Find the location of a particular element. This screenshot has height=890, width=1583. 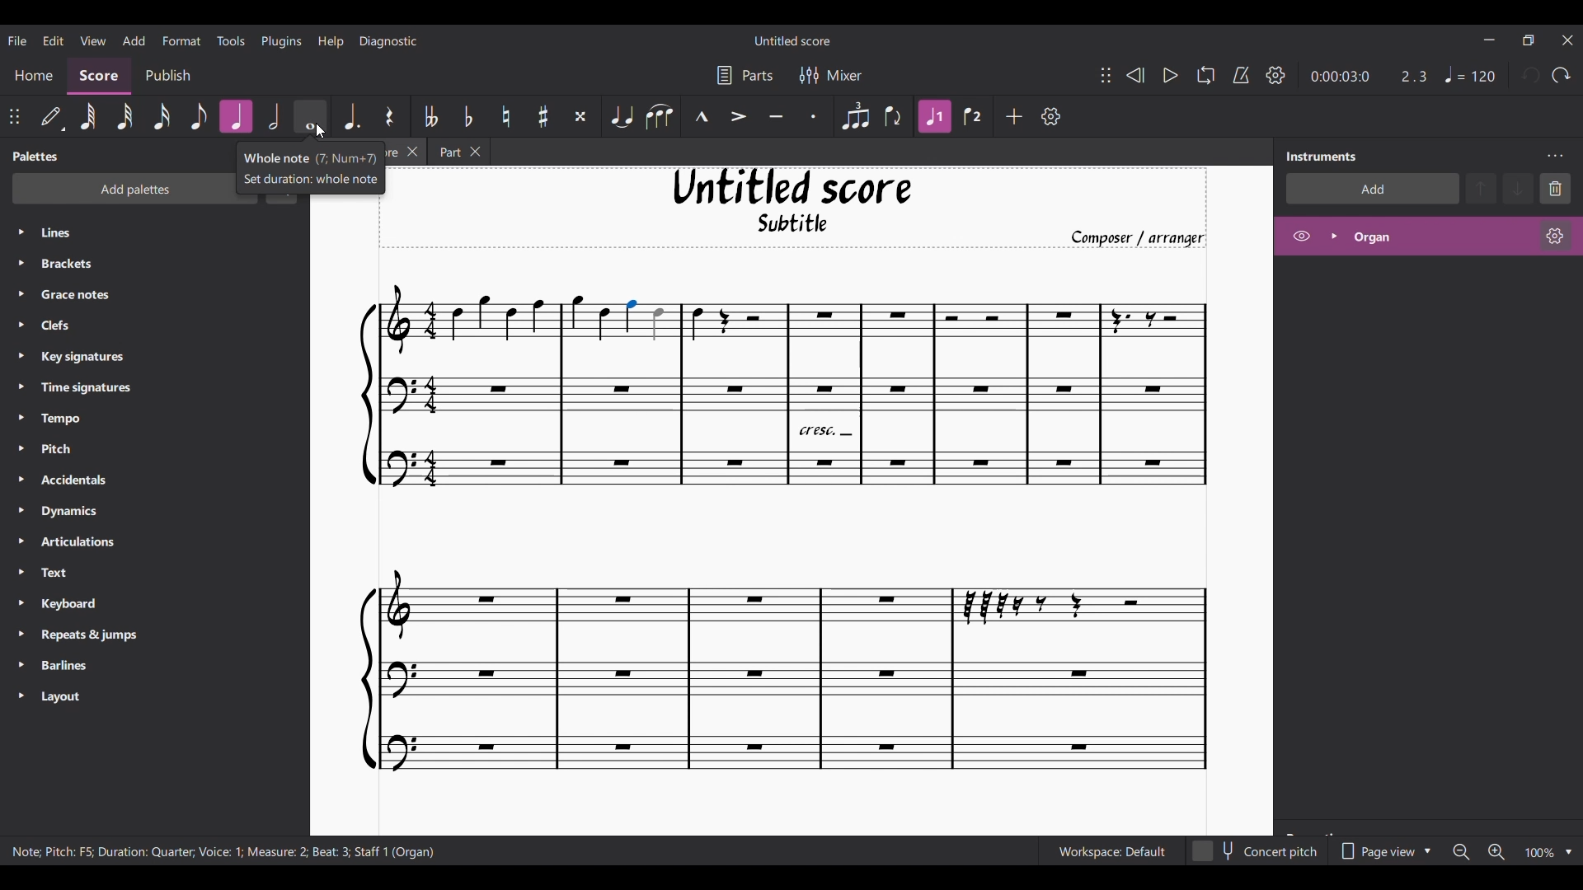

Tools menu is located at coordinates (230, 40).